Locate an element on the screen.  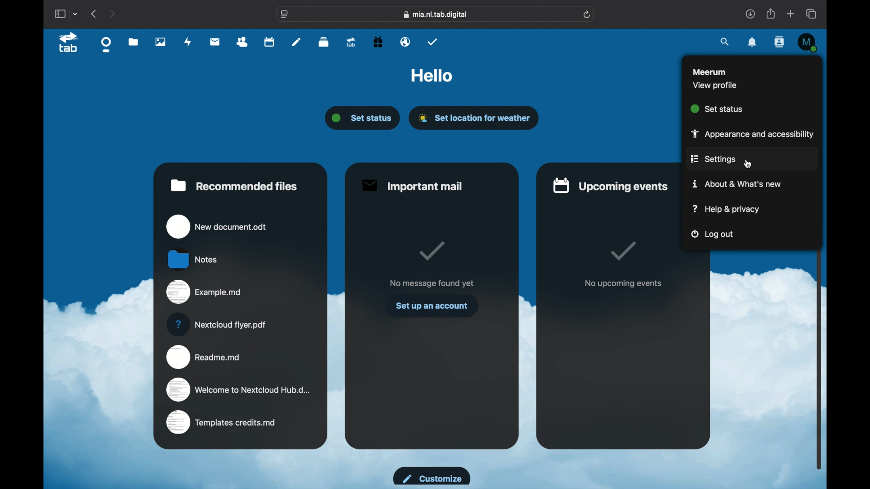
tick mark is located at coordinates (432, 250).